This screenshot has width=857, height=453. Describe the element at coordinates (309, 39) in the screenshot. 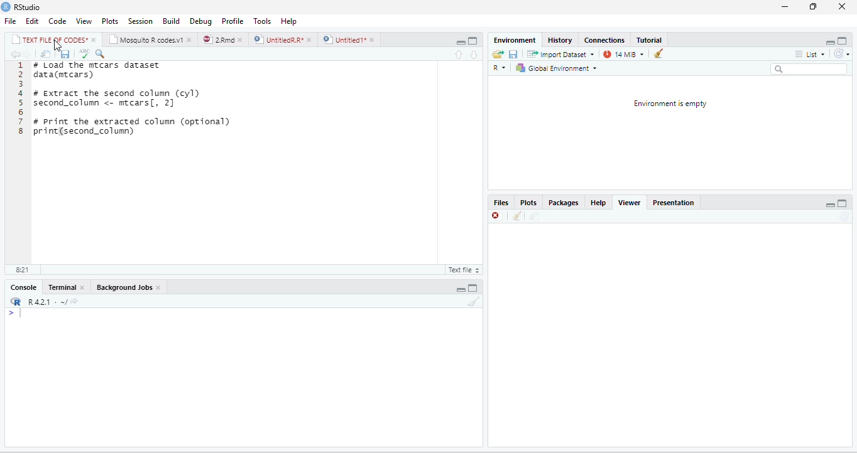

I see `close` at that location.